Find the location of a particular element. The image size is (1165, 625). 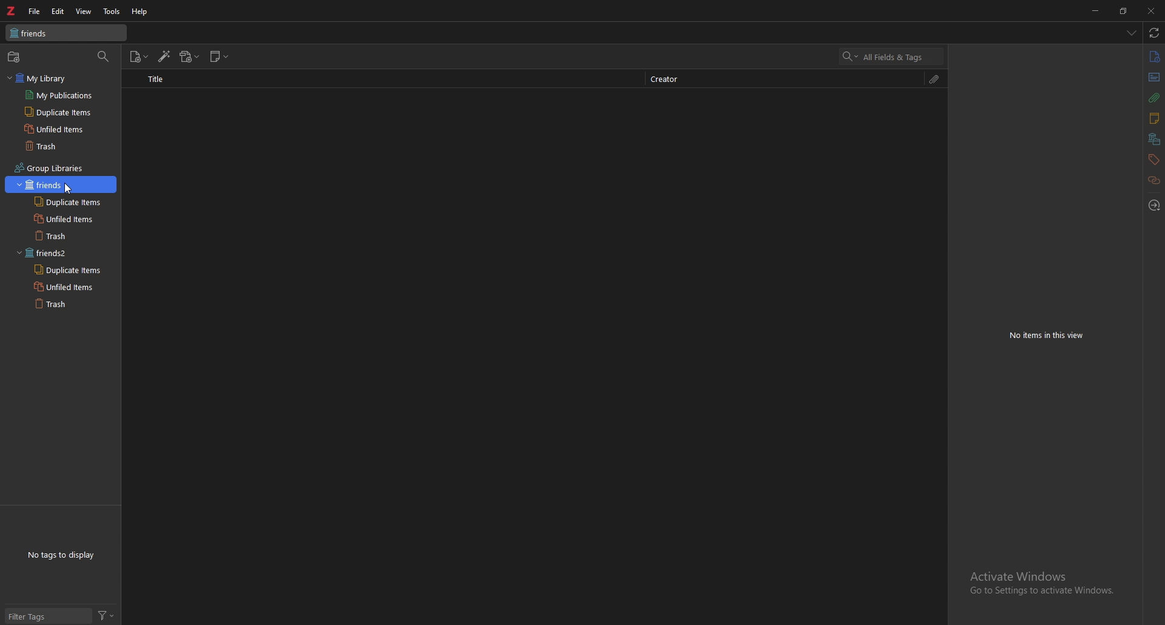

duplicate items is located at coordinates (68, 203).